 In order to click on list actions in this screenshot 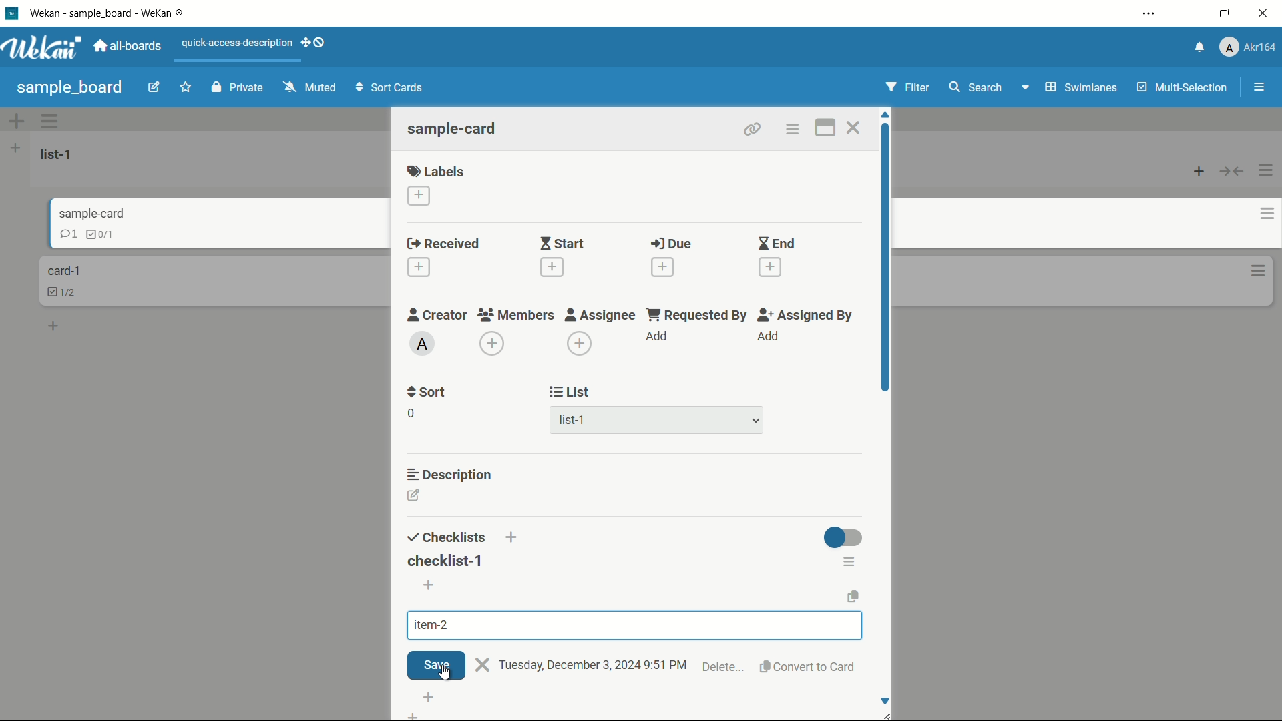, I will do `click(1267, 170)`.